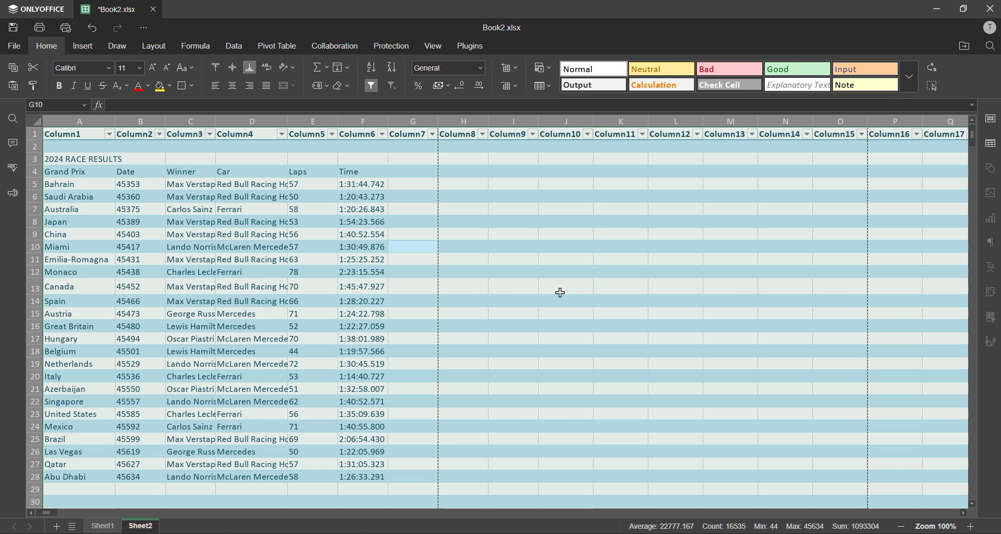 This screenshot has height=534, width=1001. I want to click on data, so click(233, 48).